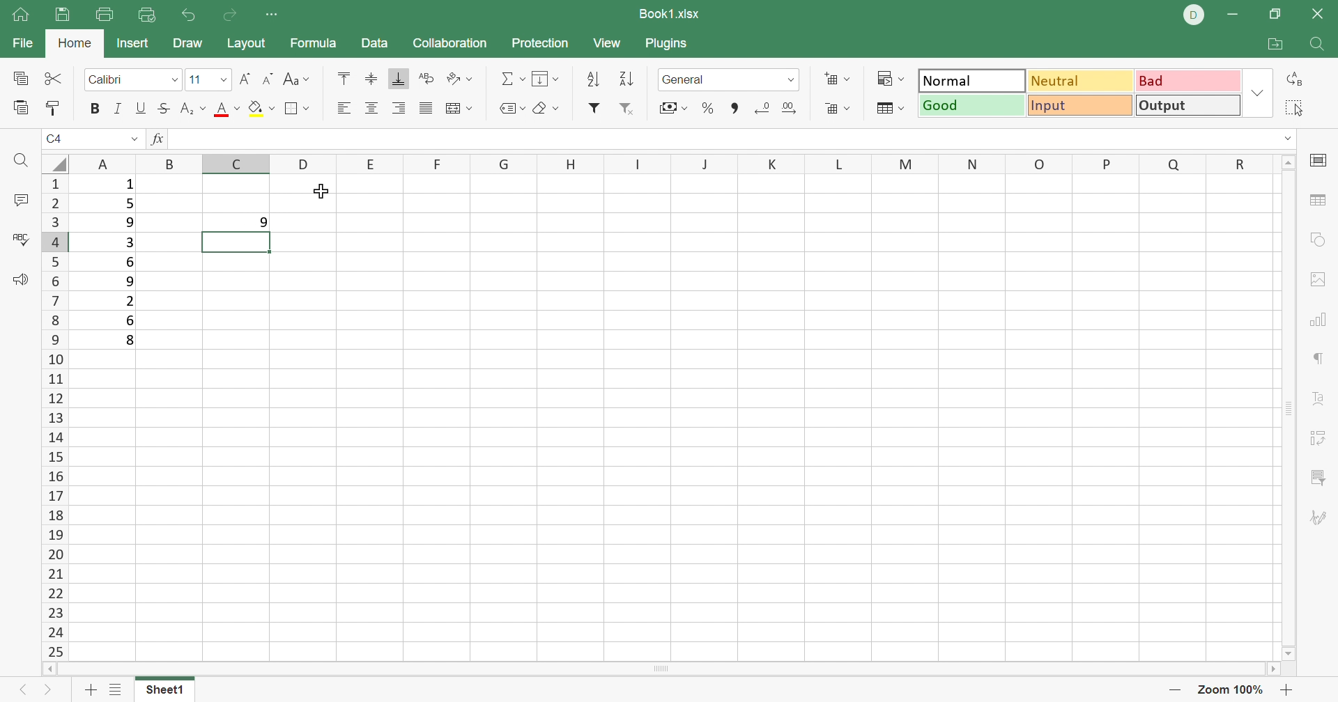 Image resolution: width=1338 pixels, height=702 pixels. Describe the element at coordinates (449, 42) in the screenshot. I see `Collaboration` at that location.